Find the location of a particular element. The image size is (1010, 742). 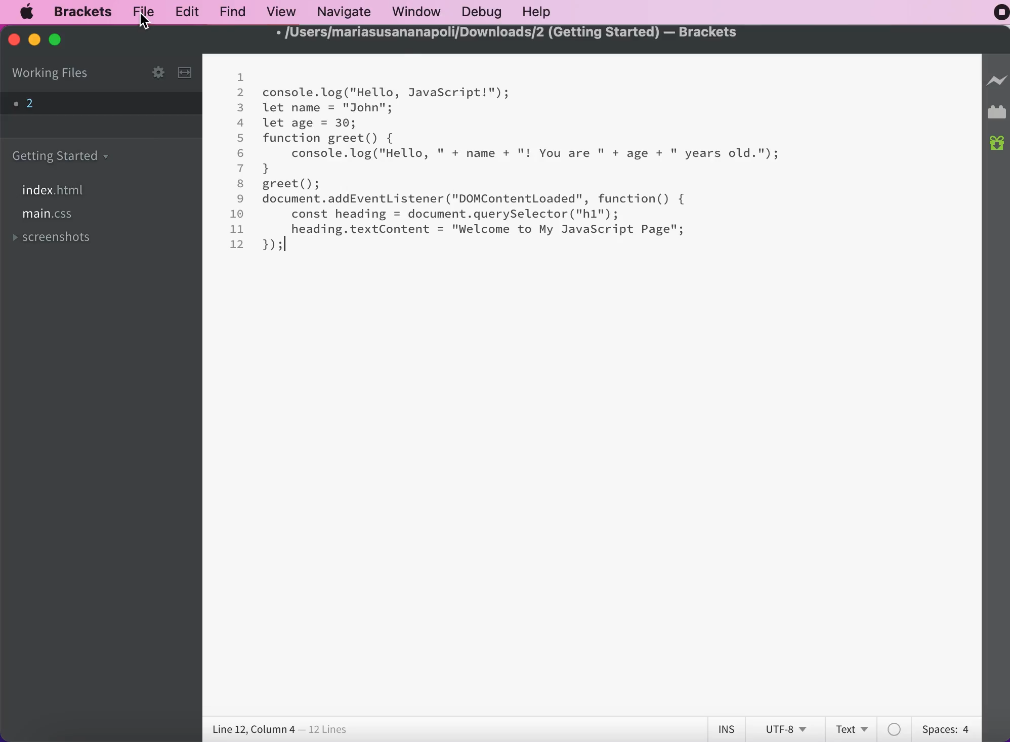

index.html is located at coordinates (58, 190).